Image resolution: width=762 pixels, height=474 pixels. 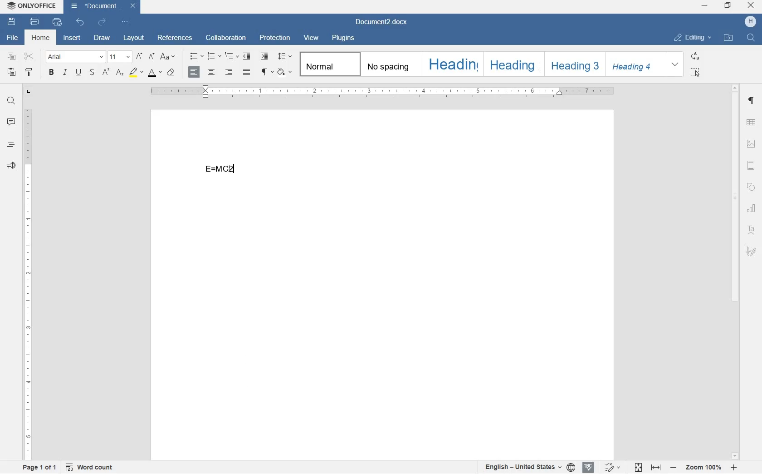 What do you see at coordinates (753, 210) in the screenshot?
I see `chart` at bounding box center [753, 210].